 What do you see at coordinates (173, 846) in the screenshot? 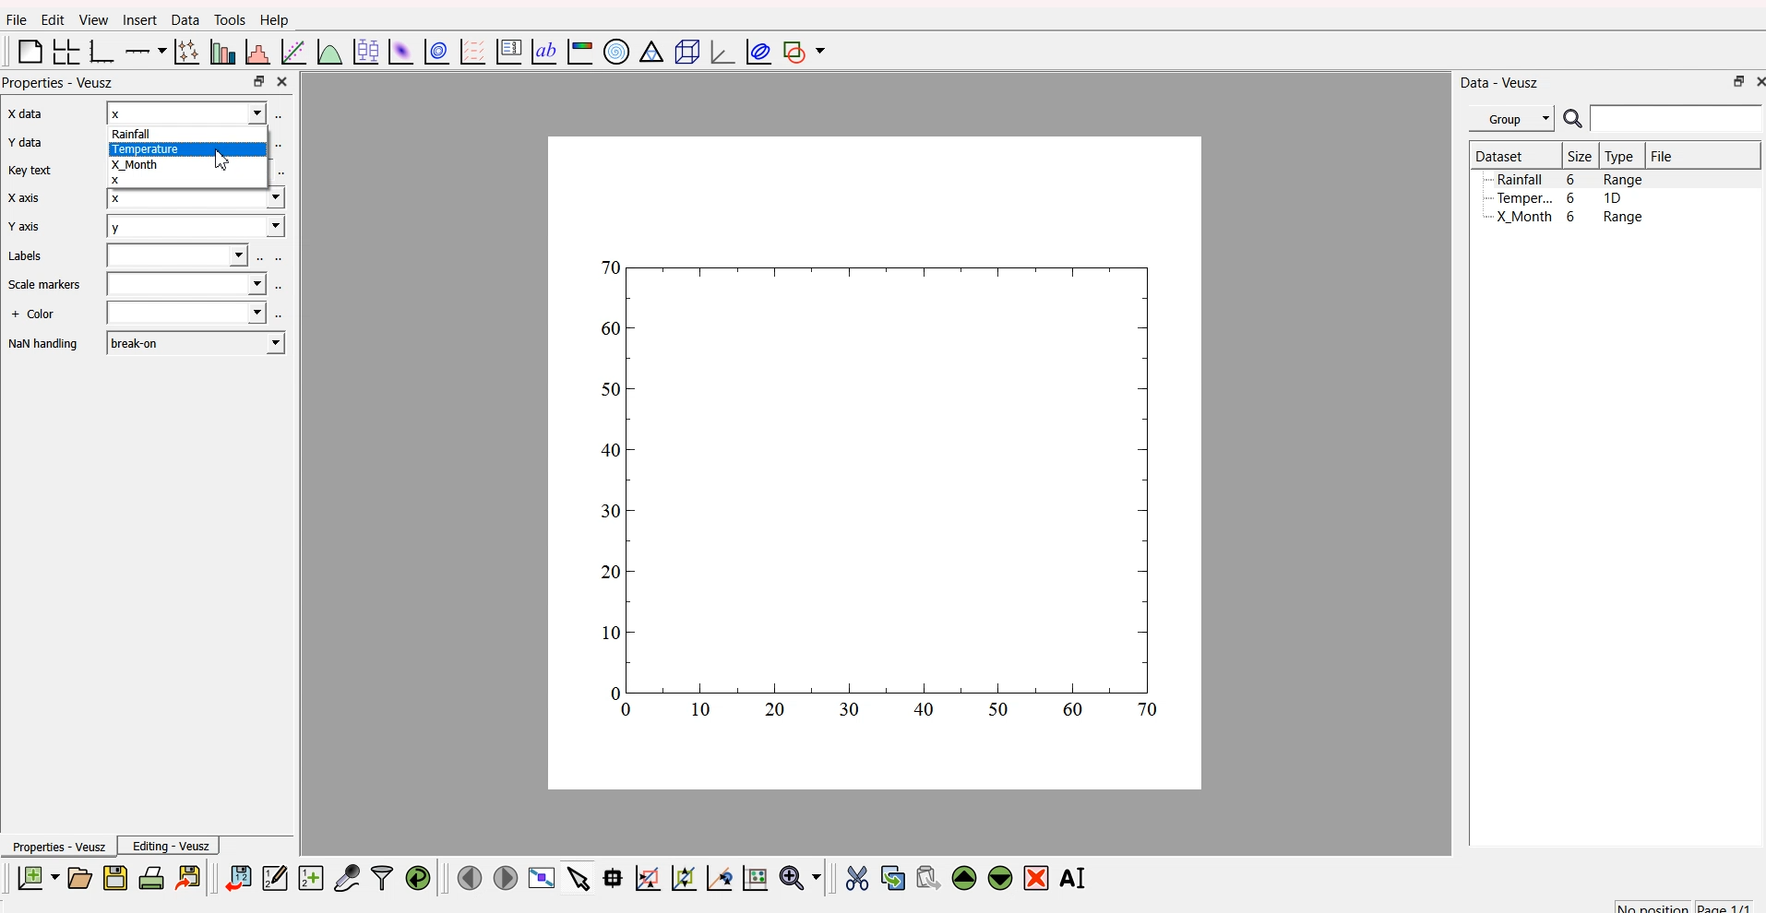
I see `Editing - Veusz |` at bounding box center [173, 846].